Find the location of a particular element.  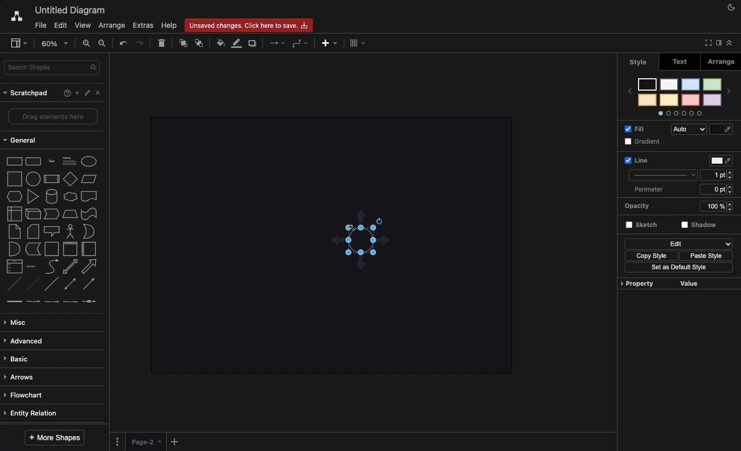

Text  is located at coordinates (681, 61).